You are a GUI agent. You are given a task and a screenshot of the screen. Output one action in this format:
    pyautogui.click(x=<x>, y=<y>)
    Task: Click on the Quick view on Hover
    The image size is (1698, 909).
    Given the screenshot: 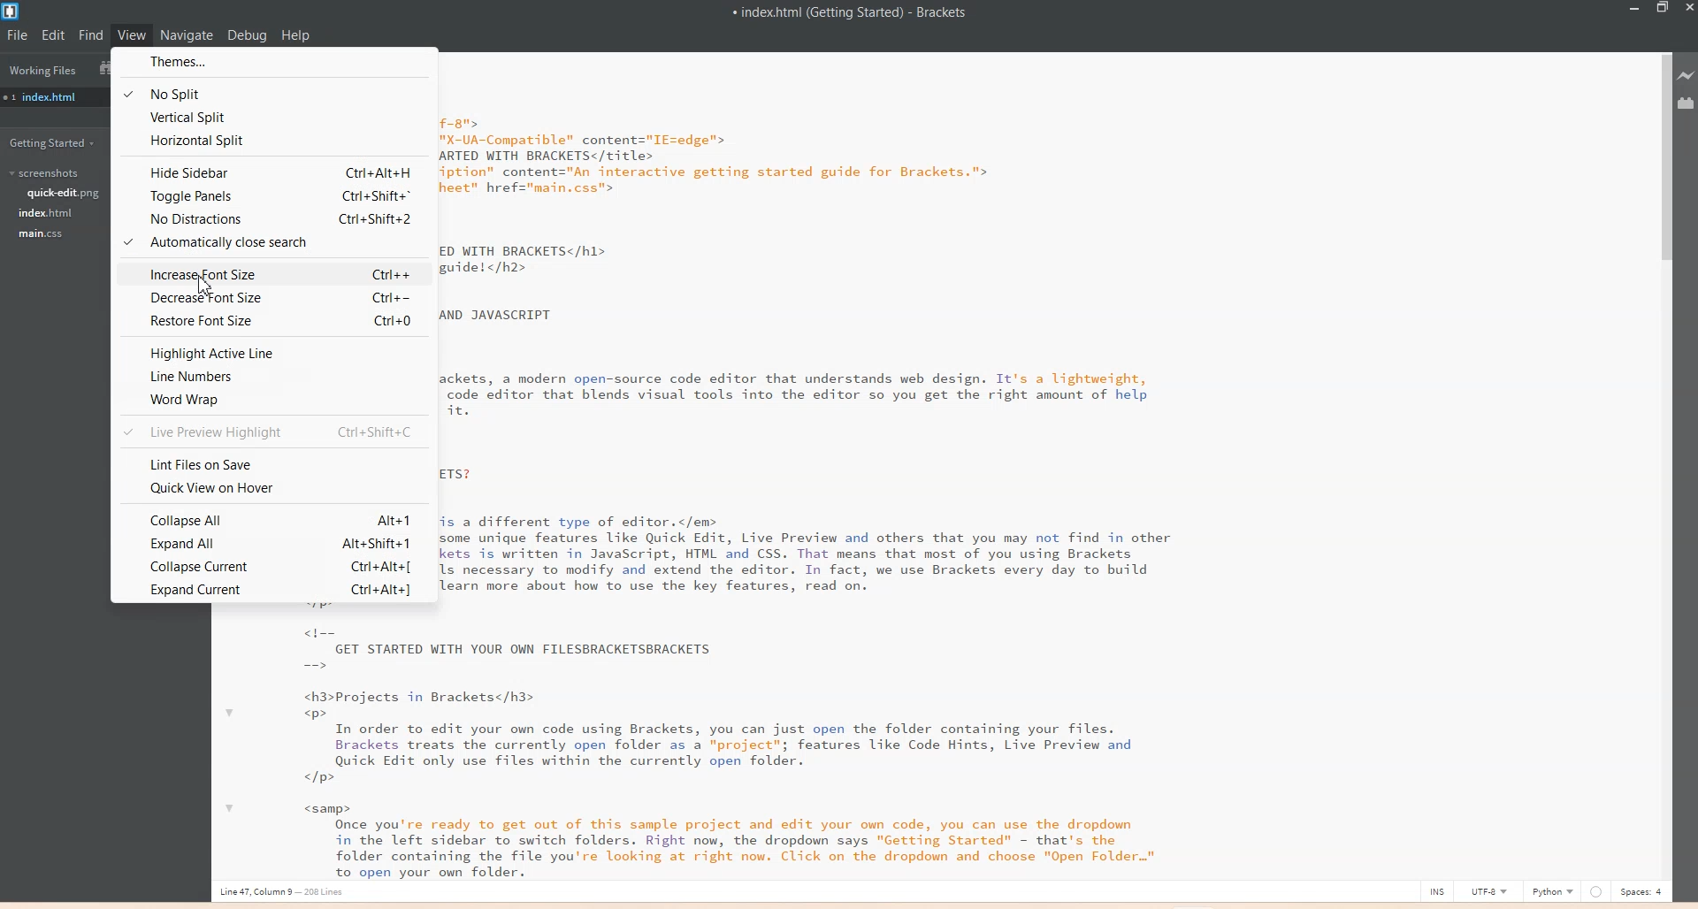 What is the action you would take?
    pyautogui.click(x=273, y=489)
    